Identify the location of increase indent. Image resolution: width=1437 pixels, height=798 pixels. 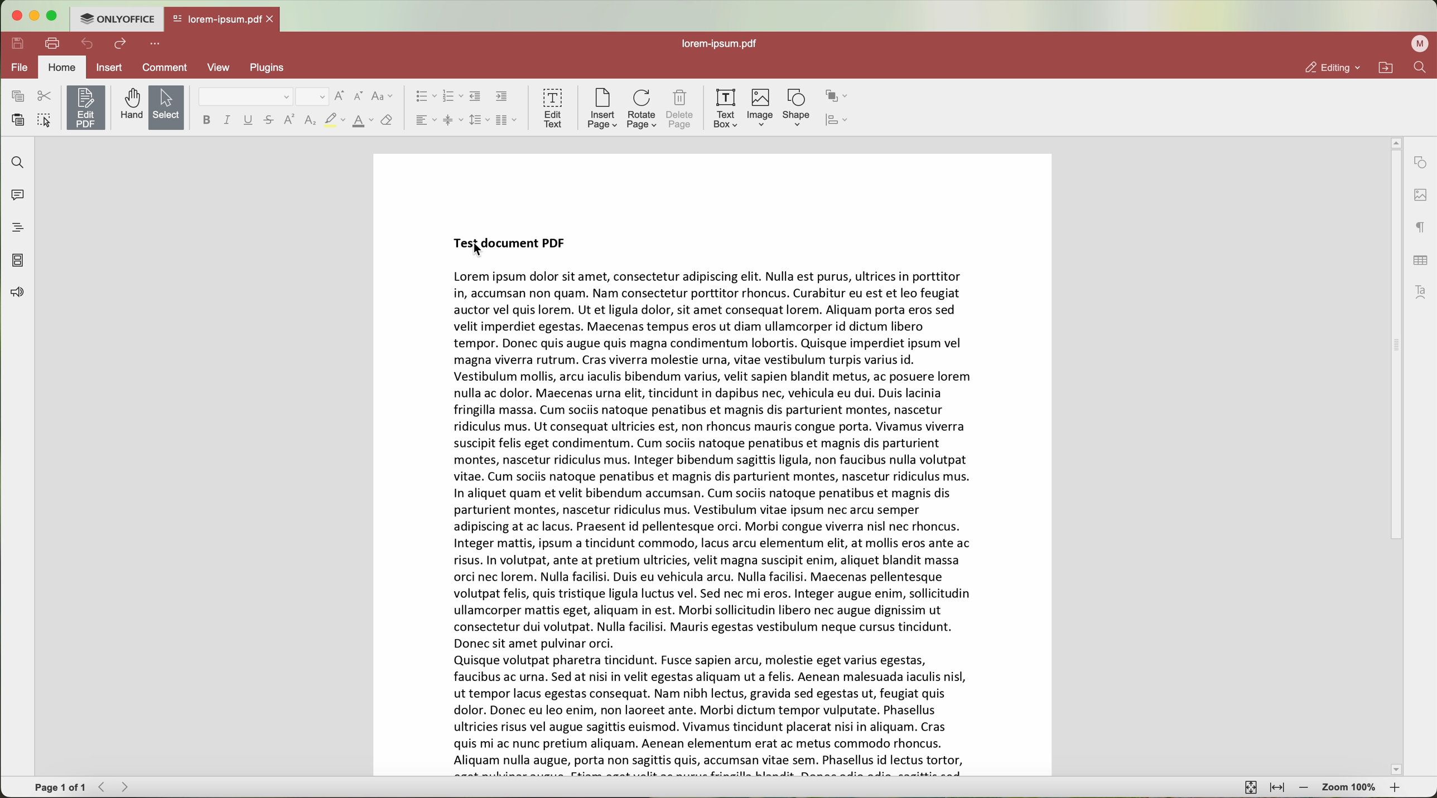
(502, 97).